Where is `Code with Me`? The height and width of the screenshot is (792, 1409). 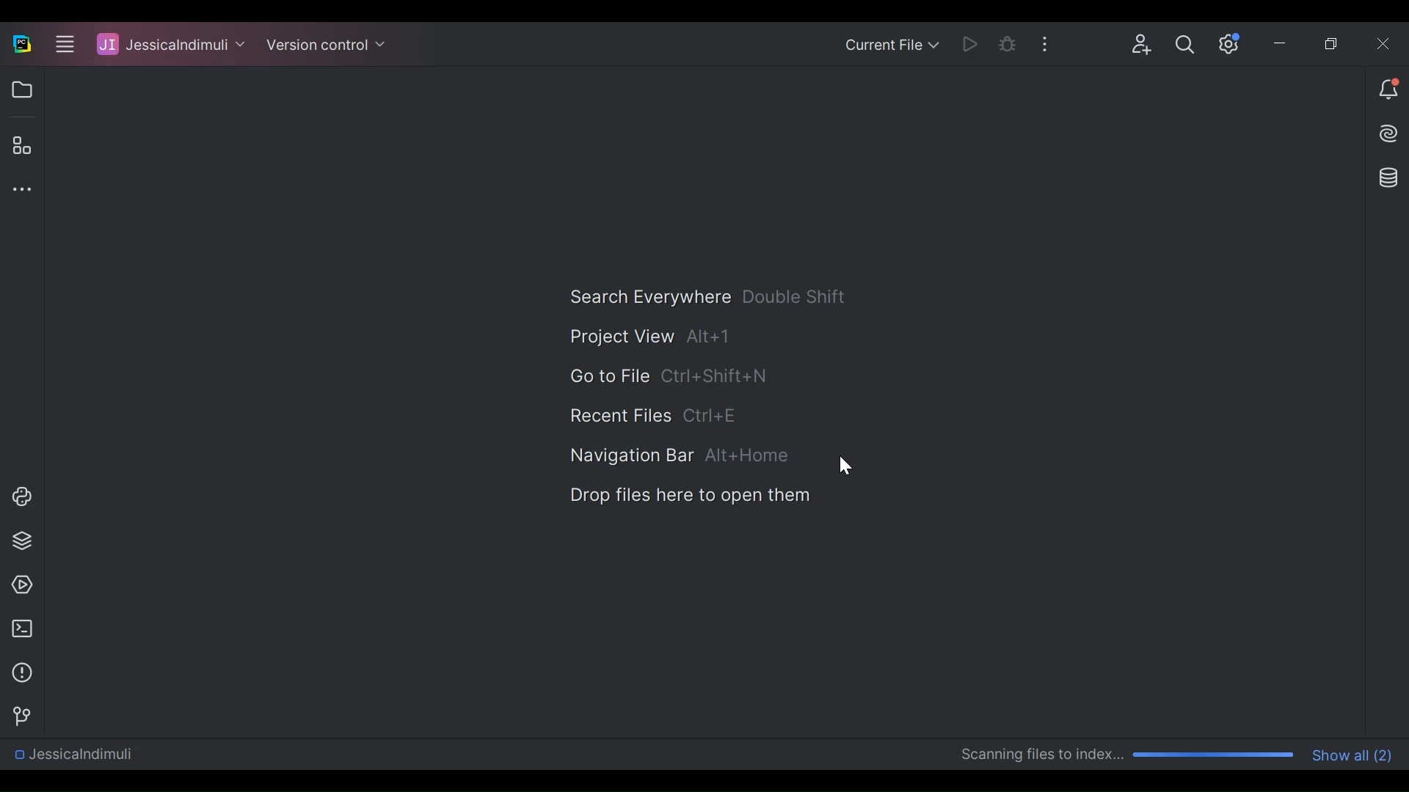
Code with Me is located at coordinates (1143, 43).